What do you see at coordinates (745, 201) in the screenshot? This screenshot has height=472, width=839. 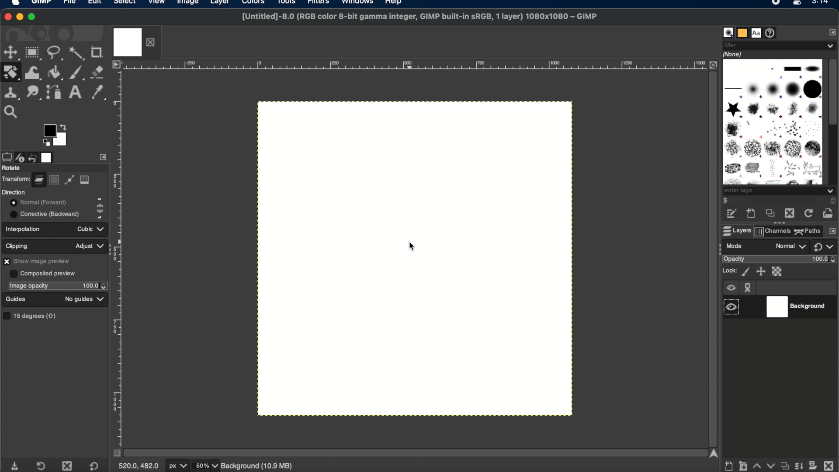 I see `spacing` at bounding box center [745, 201].